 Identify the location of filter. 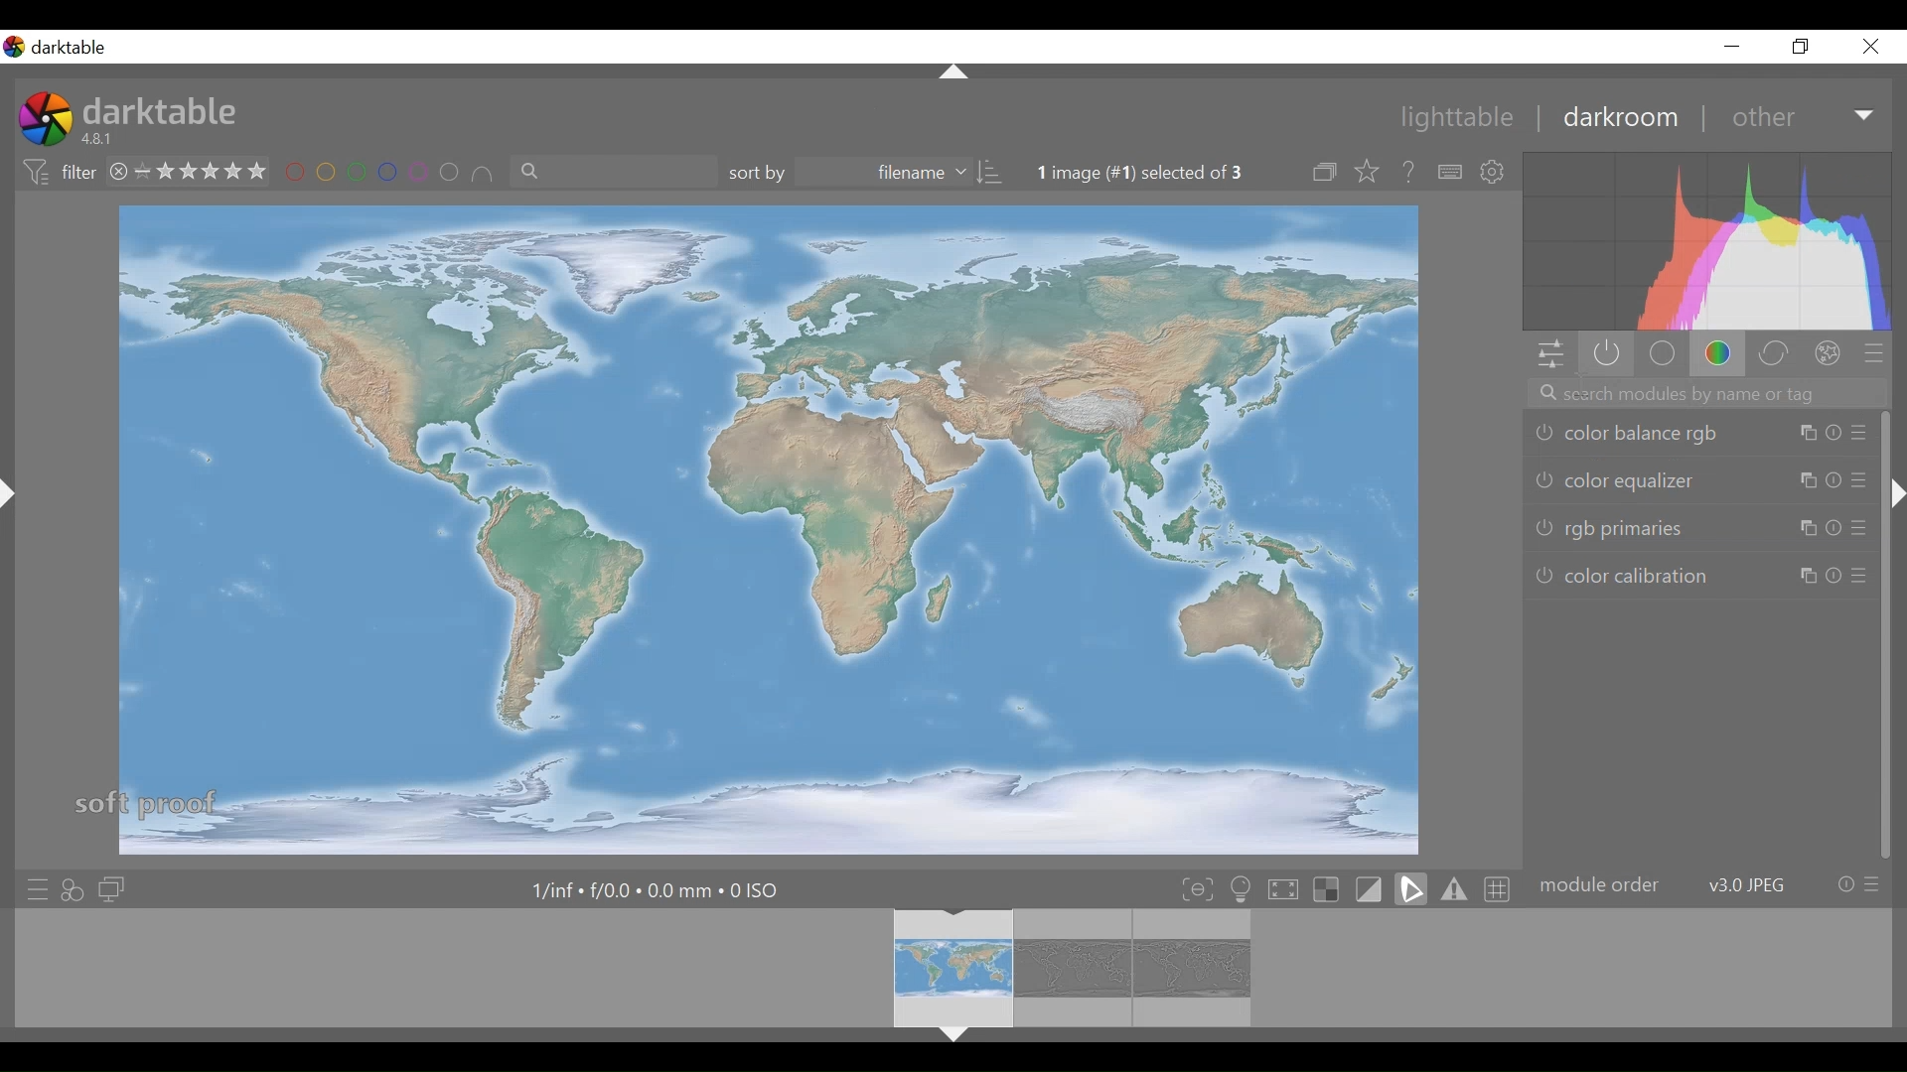
(56, 173).